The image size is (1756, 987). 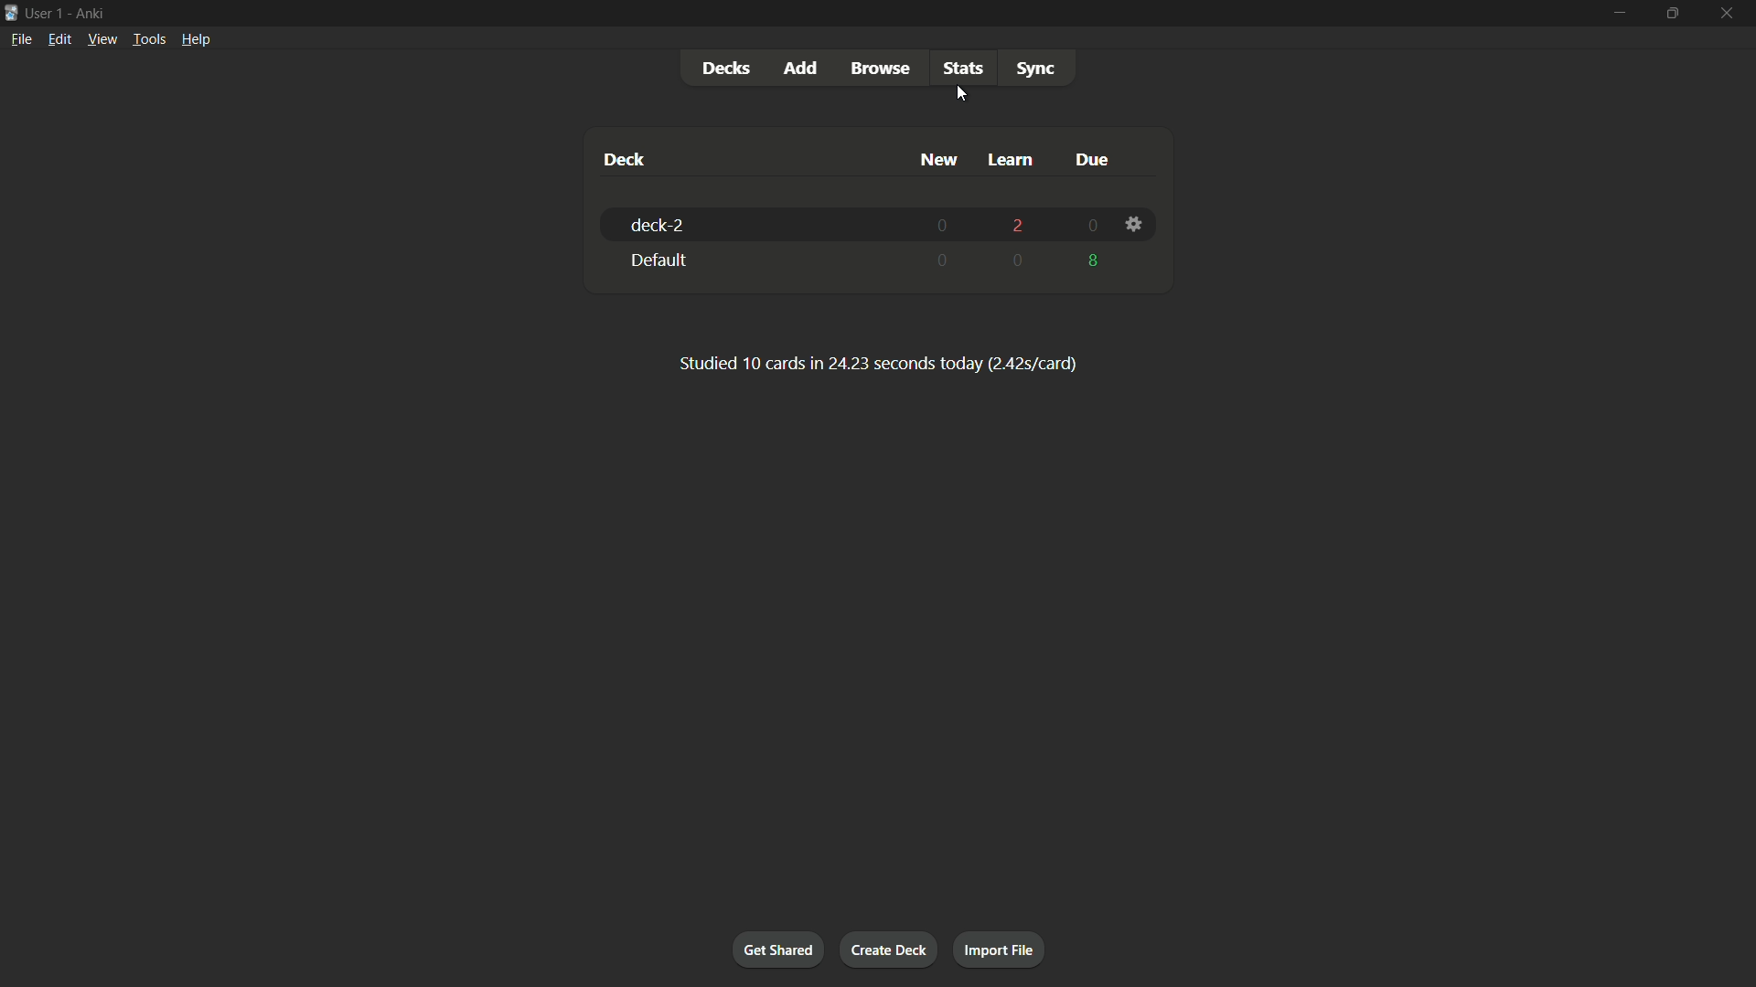 What do you see at coordinates (945, 223) in the screenshot?
I see `0` at bounding box center [945, 223].